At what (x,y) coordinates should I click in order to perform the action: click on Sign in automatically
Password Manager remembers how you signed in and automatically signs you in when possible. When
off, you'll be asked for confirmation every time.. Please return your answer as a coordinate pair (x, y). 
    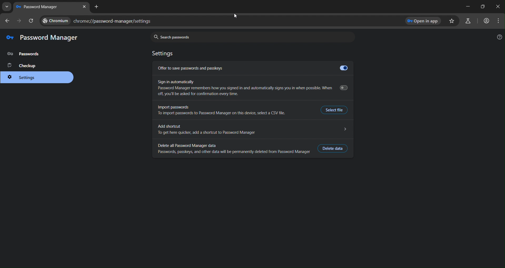
    Looking at the image, I should click on (254, 89).